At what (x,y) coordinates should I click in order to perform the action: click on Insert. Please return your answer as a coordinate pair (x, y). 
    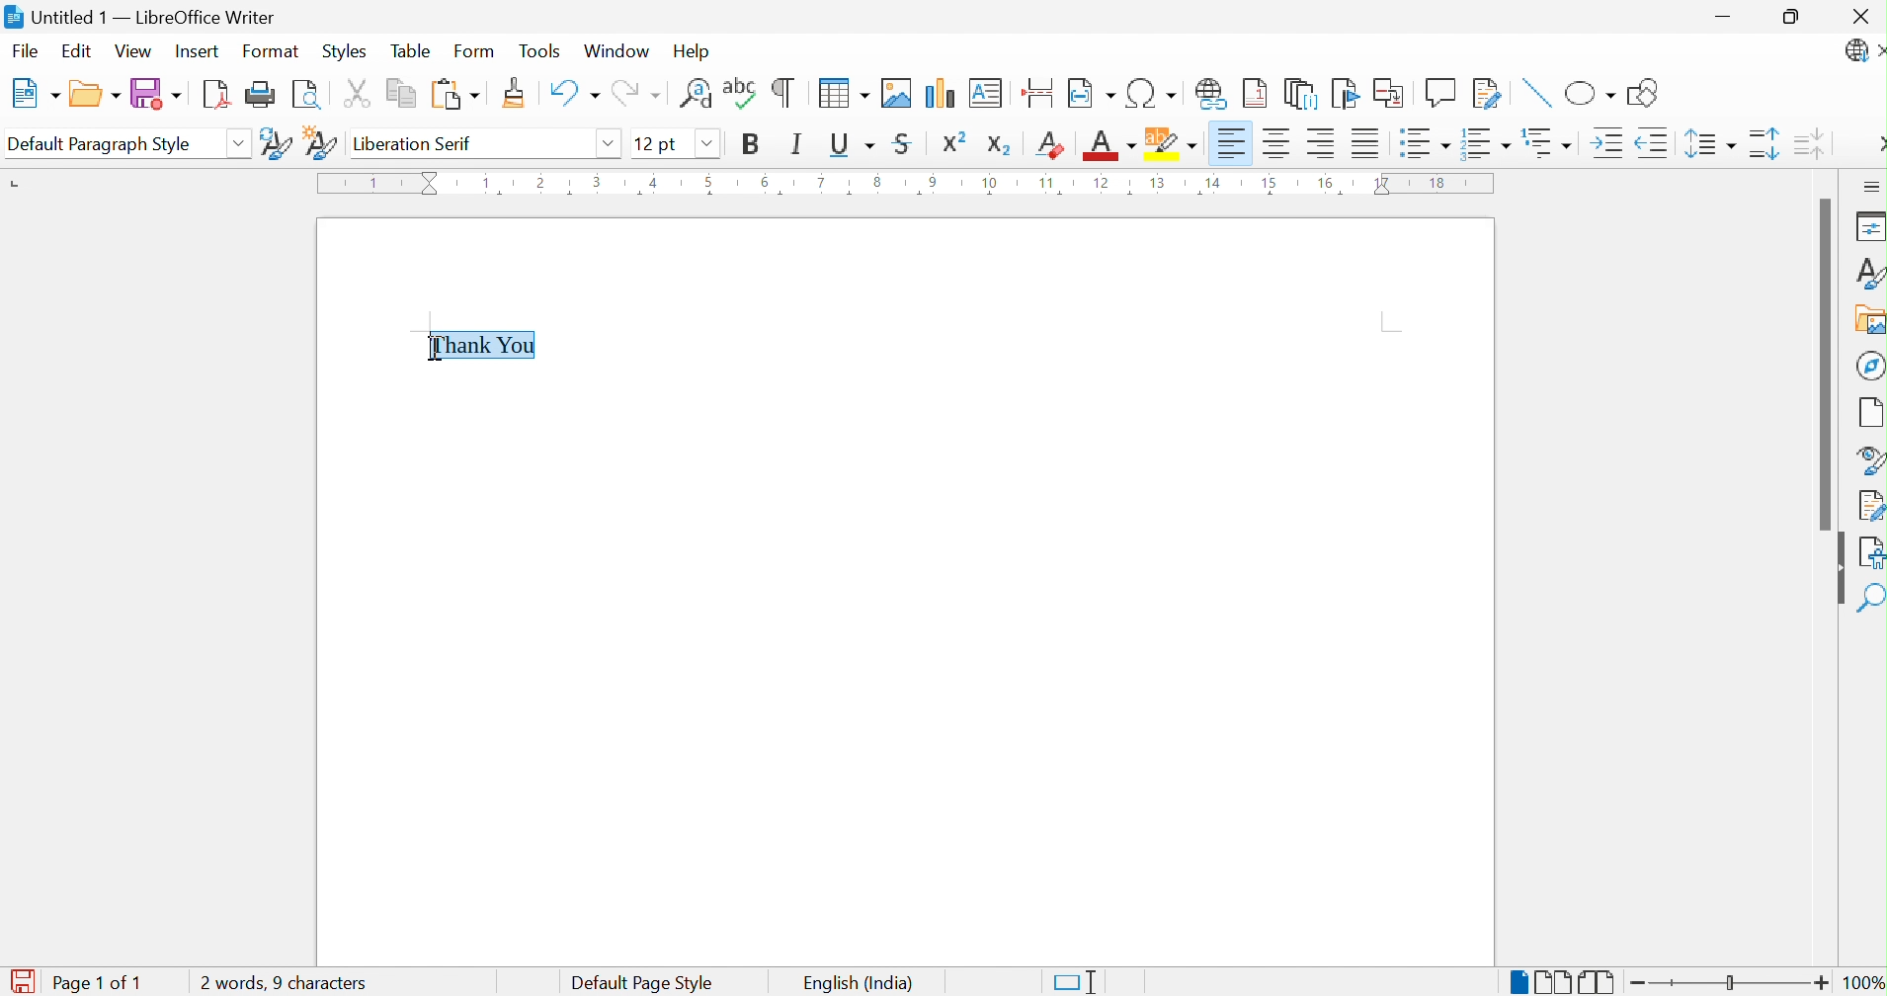
    Looking at the image, I should click on (200, 50).